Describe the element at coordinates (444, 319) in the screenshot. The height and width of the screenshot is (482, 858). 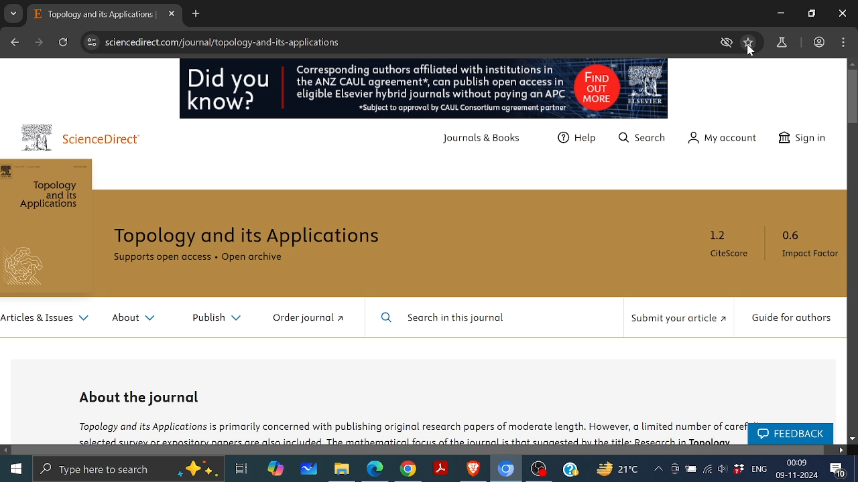
I see `search in this journal` at that location.